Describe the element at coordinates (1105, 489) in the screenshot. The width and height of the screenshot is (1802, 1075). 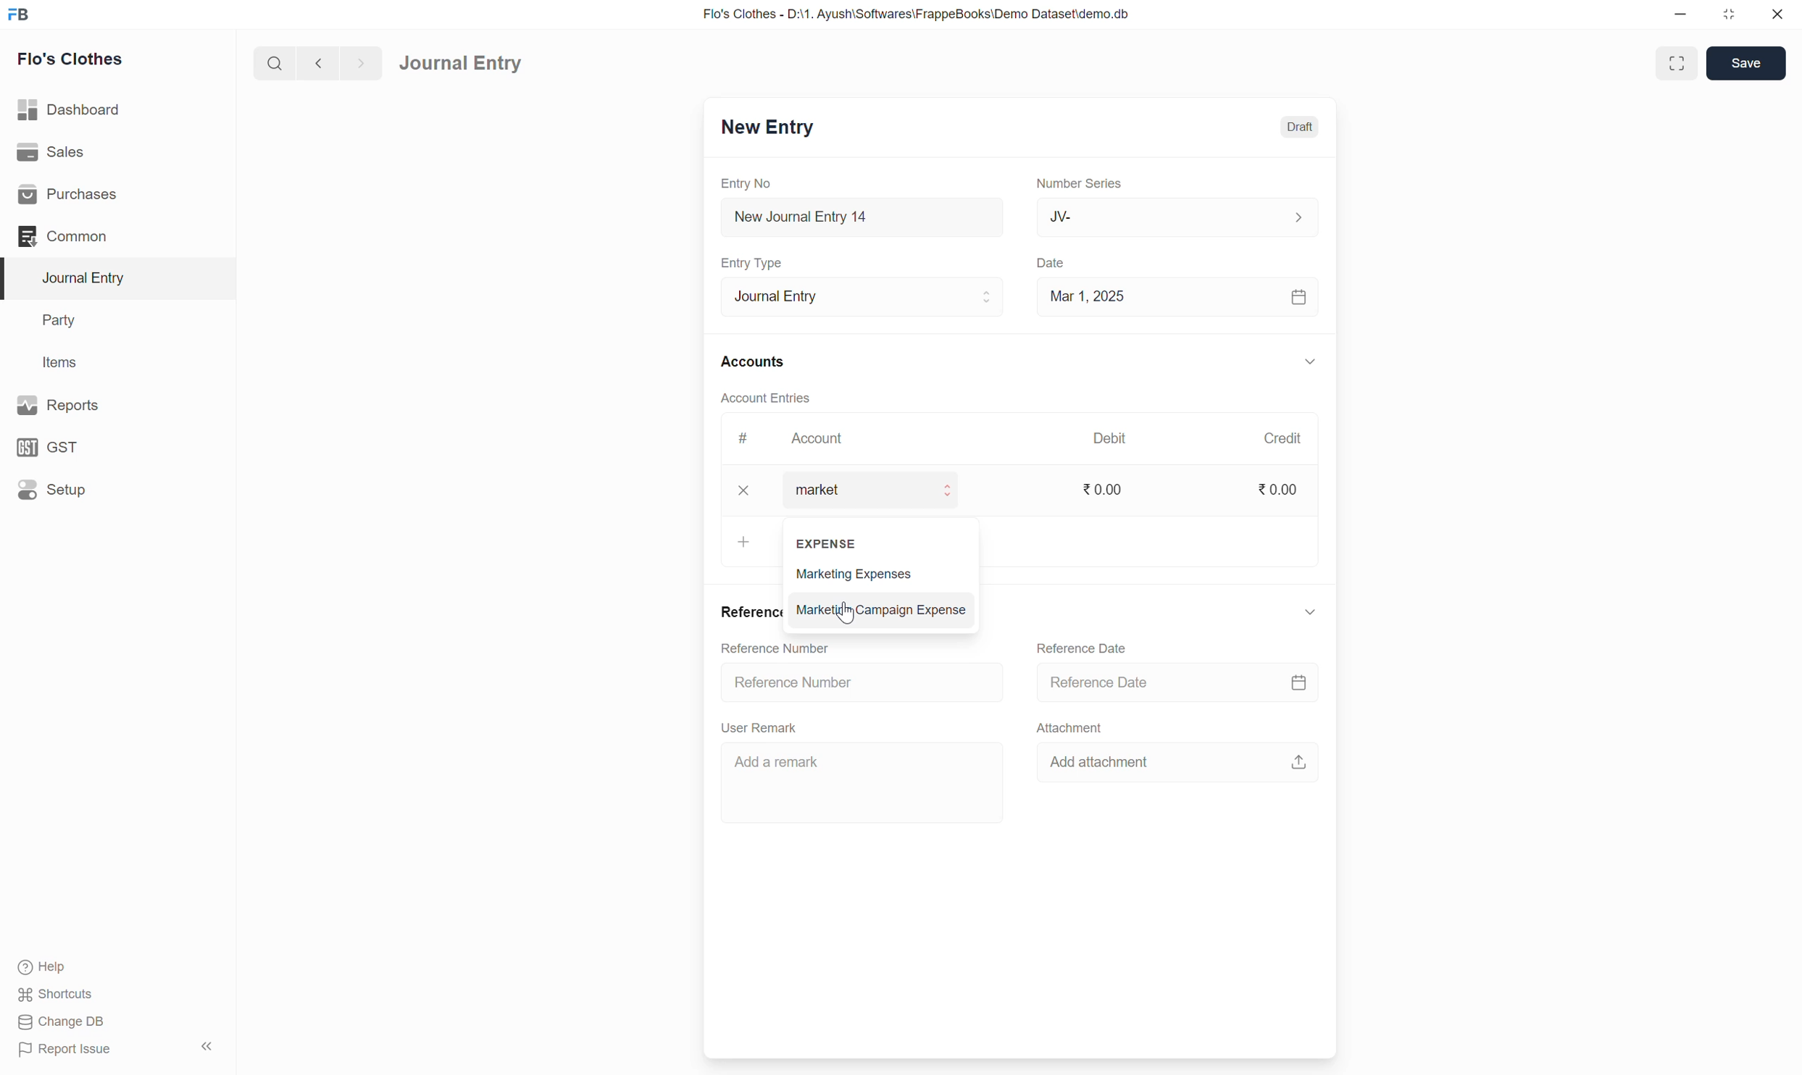
I see `0.00` at that location.